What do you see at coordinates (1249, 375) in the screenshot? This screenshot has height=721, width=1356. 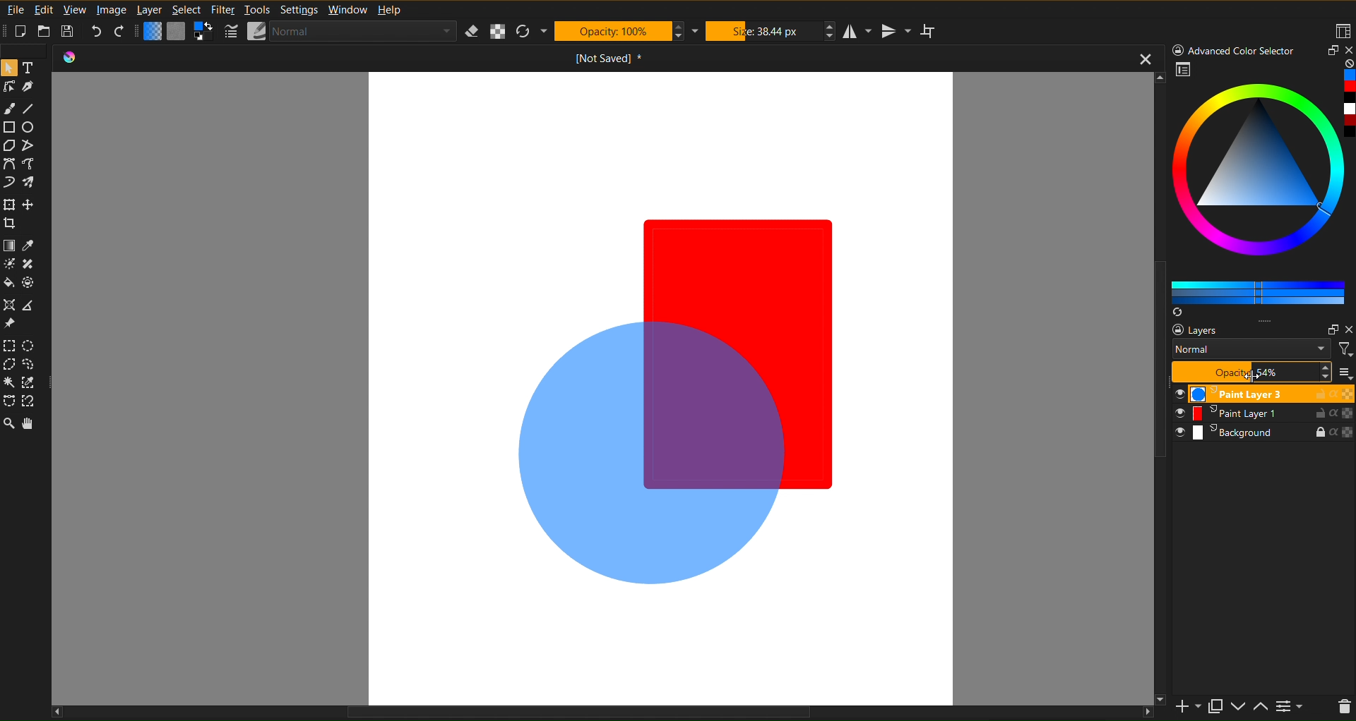 I see `cursor` at bounding box center [1249, 375].